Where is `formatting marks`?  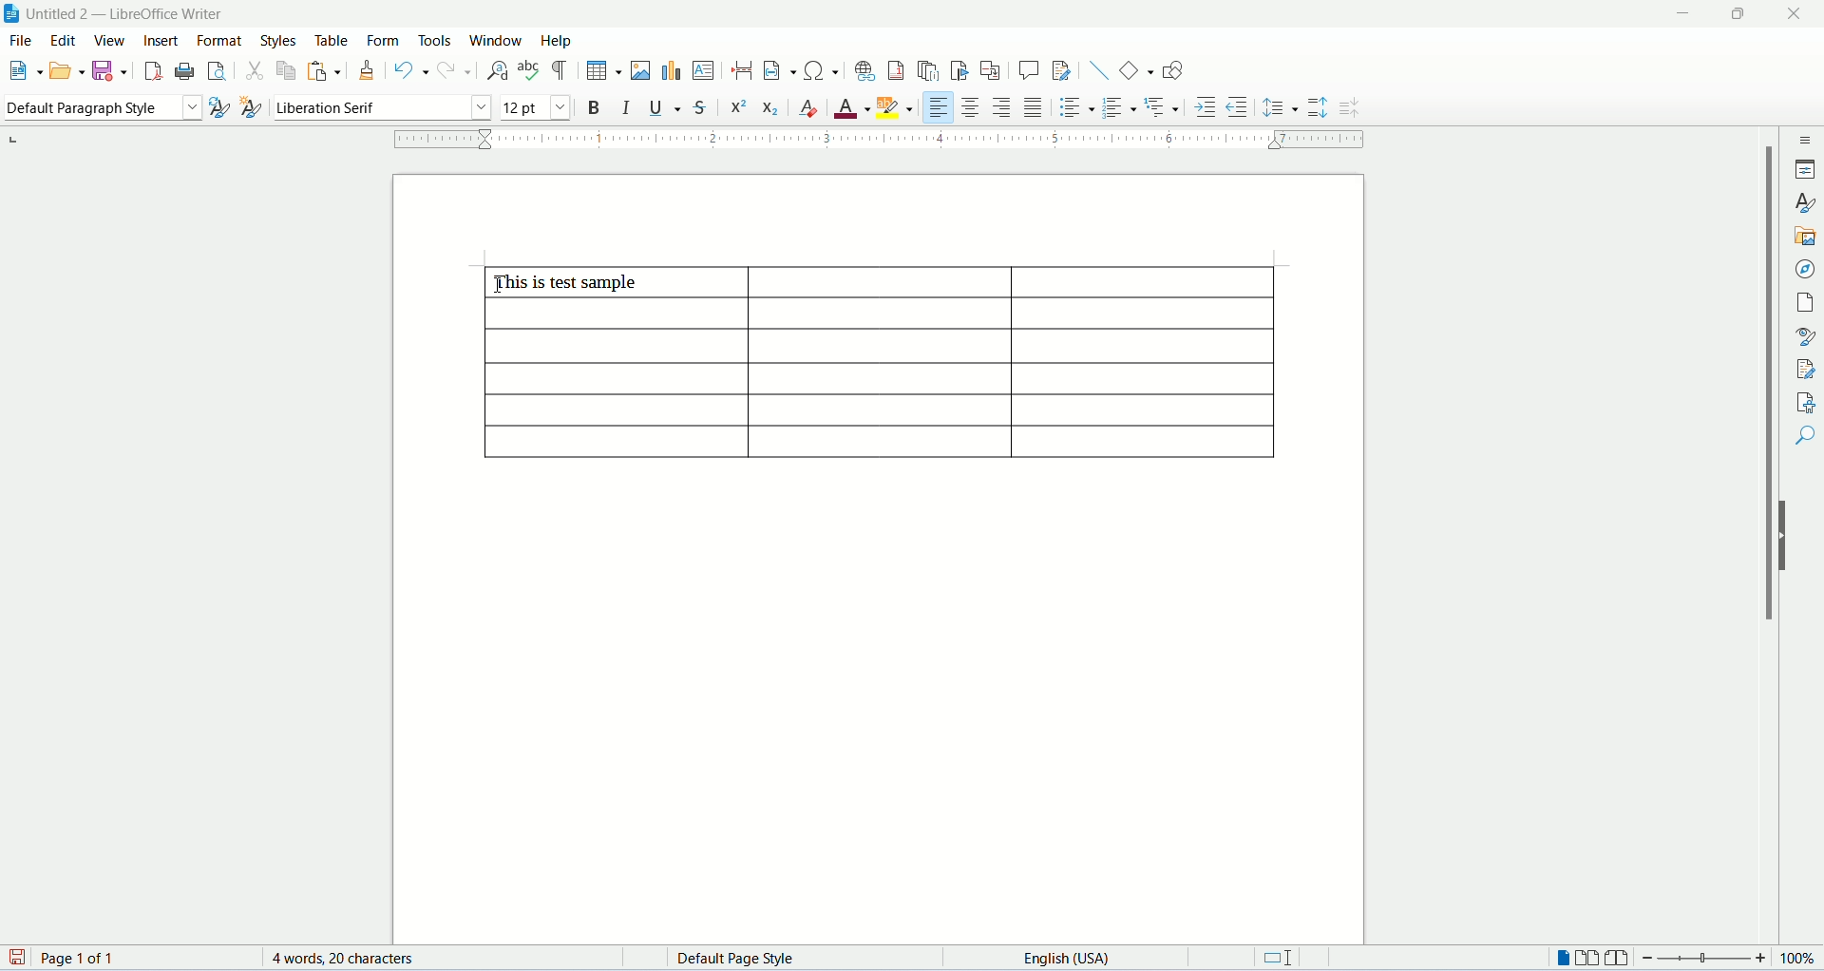 formatting marks is located at coordinates (561, 68).